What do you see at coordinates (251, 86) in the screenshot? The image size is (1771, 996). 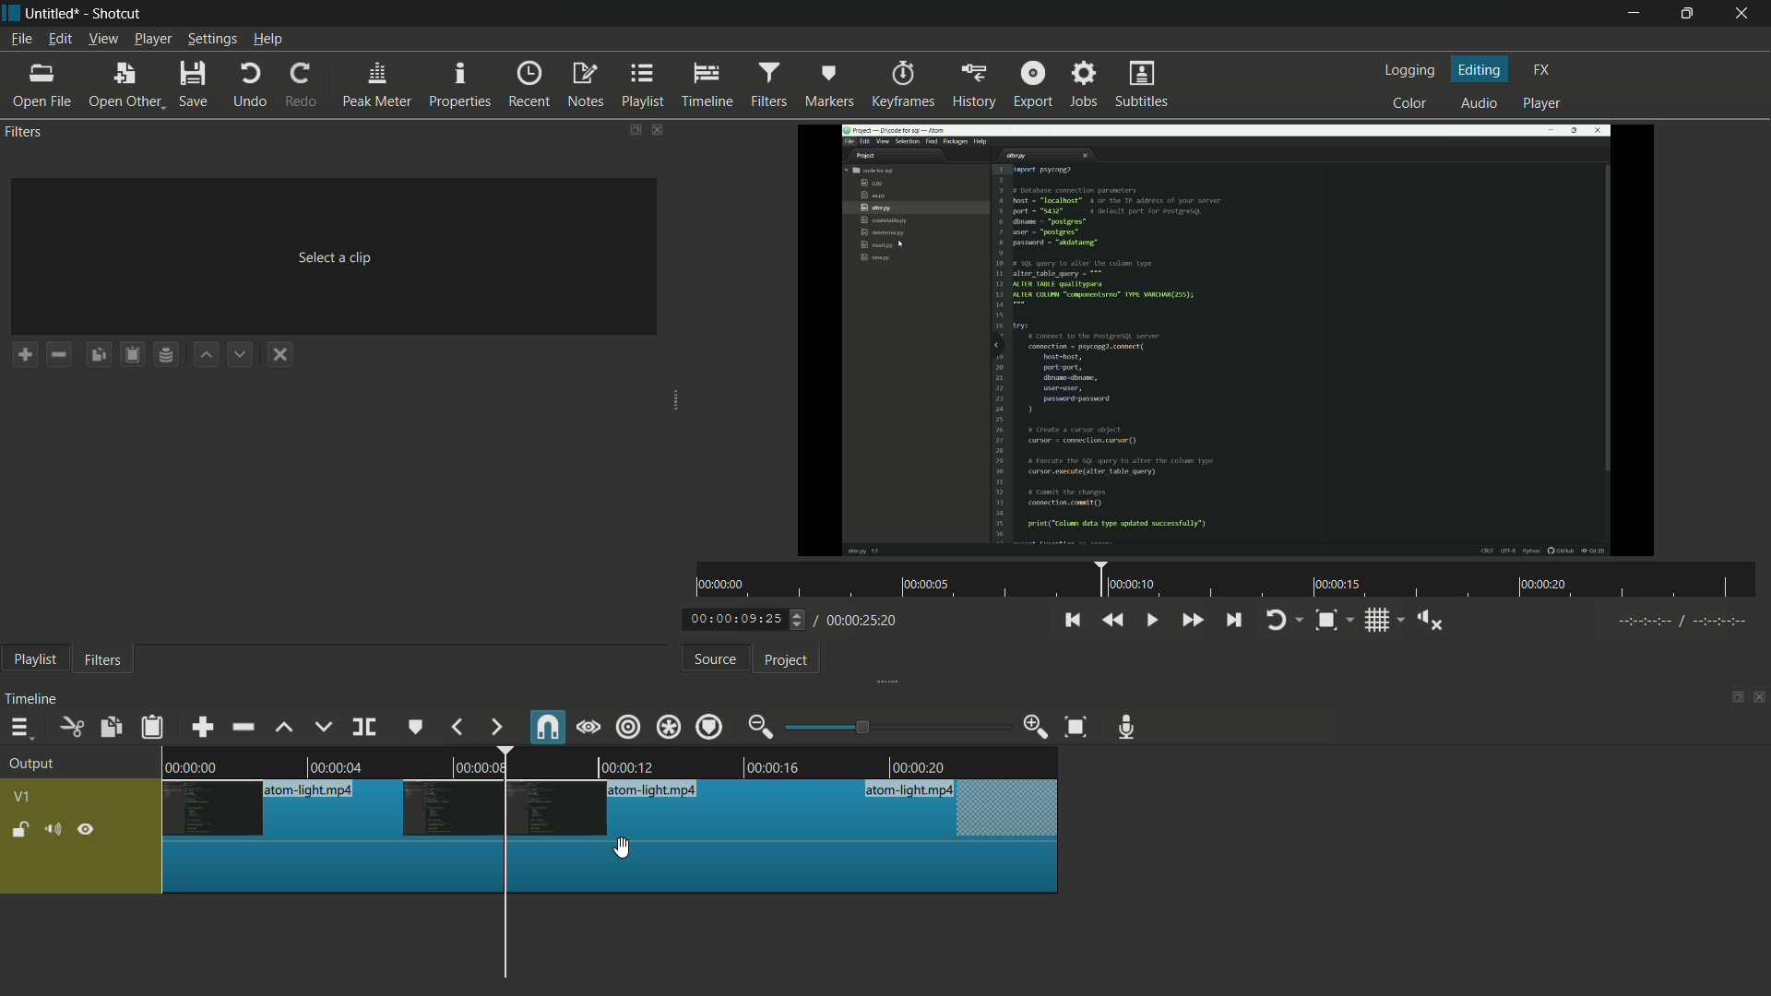 I see `undo` at bounding box center [251, 86].